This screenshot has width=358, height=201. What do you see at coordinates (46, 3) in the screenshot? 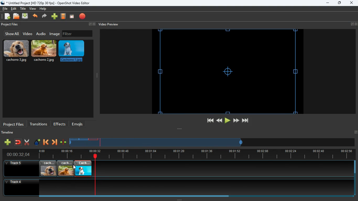
I see `* Untitled Project [HD 720p 30 fps] - OpenShot Video Editor` at bounding box center [46, 3].